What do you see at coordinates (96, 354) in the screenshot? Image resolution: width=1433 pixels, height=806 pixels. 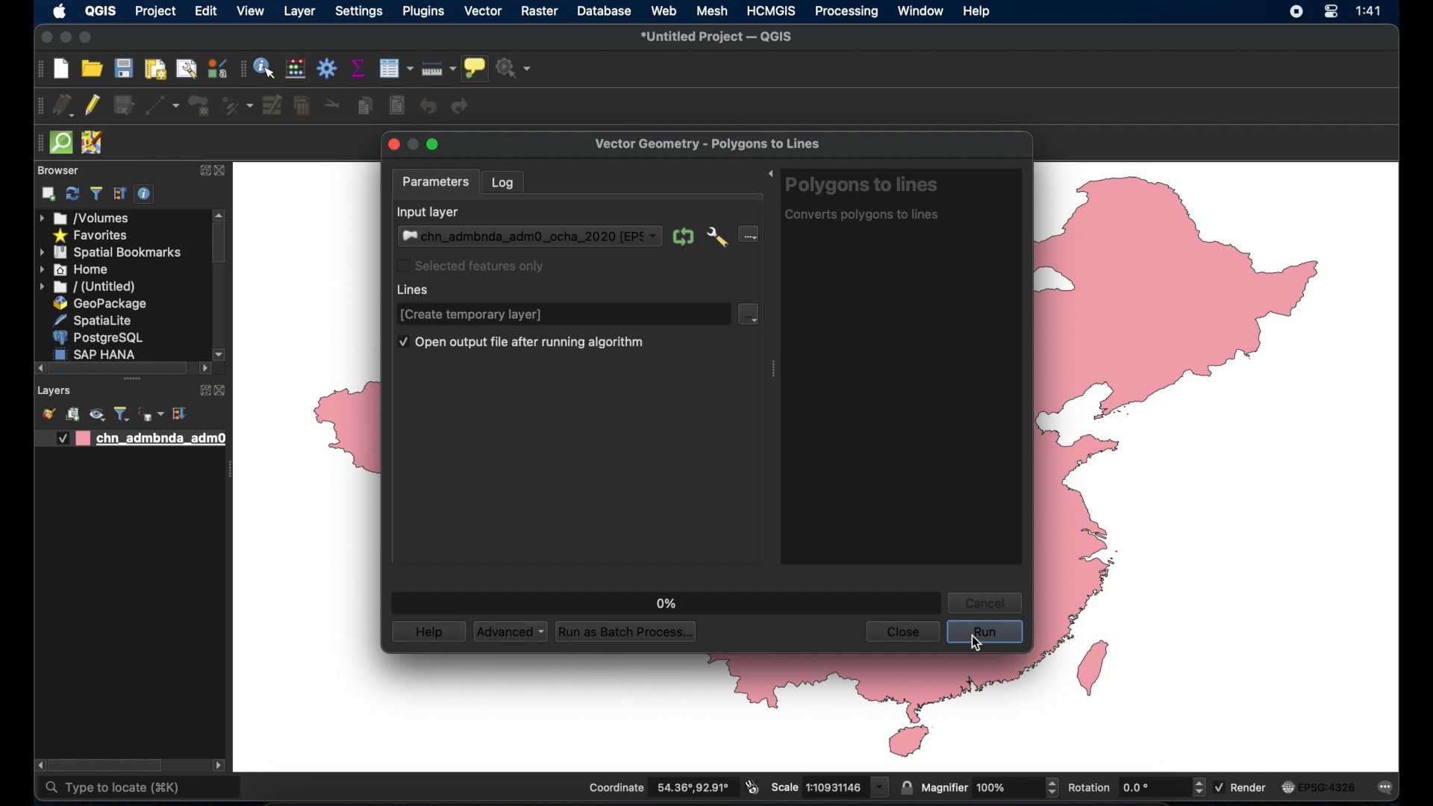 I see `sap hana` at bounding box center [96, 354].